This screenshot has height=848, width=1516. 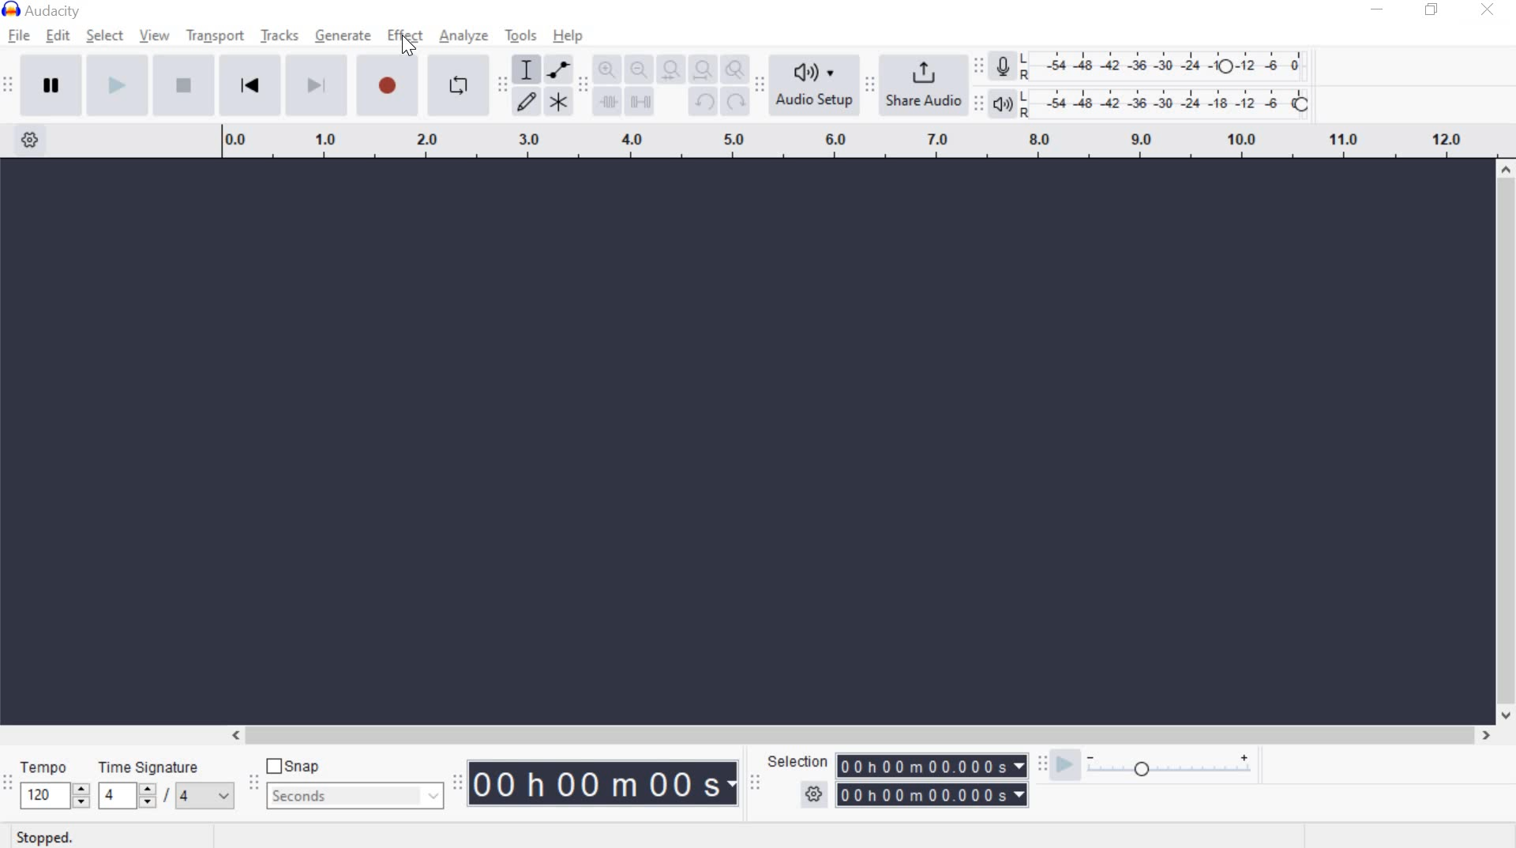 I want to click on Playback Level, so click(x=1169, y=101).